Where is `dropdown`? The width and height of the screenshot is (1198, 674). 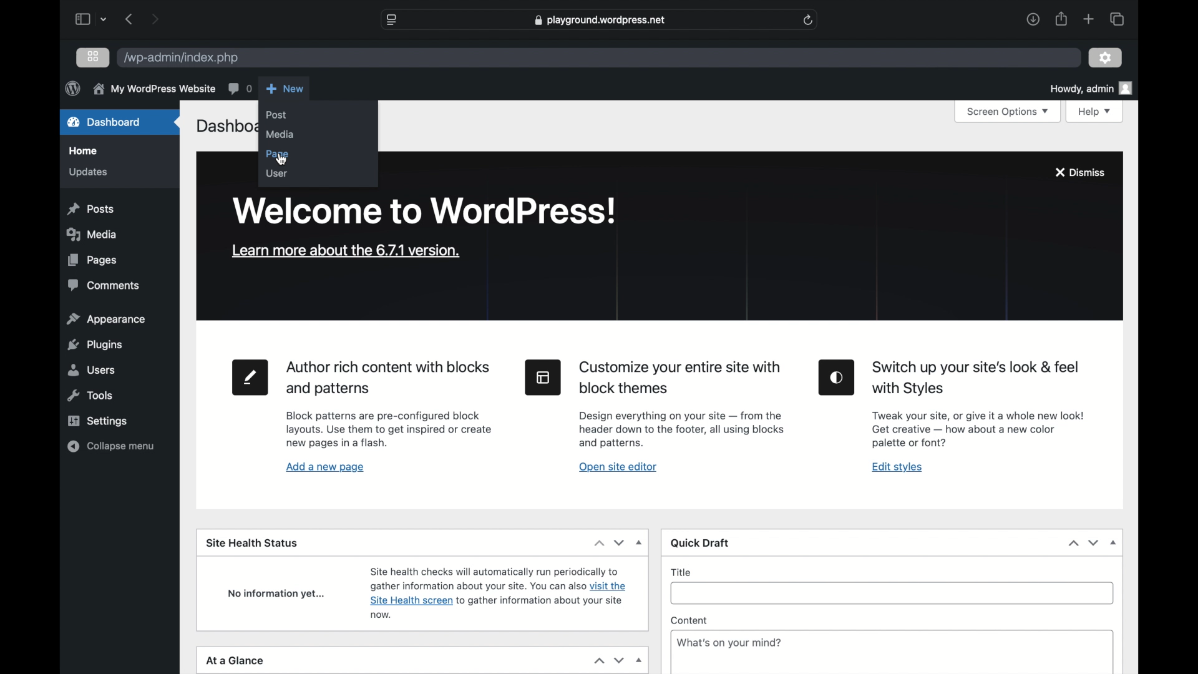 dropdown is located at coordinates (1113, 542).